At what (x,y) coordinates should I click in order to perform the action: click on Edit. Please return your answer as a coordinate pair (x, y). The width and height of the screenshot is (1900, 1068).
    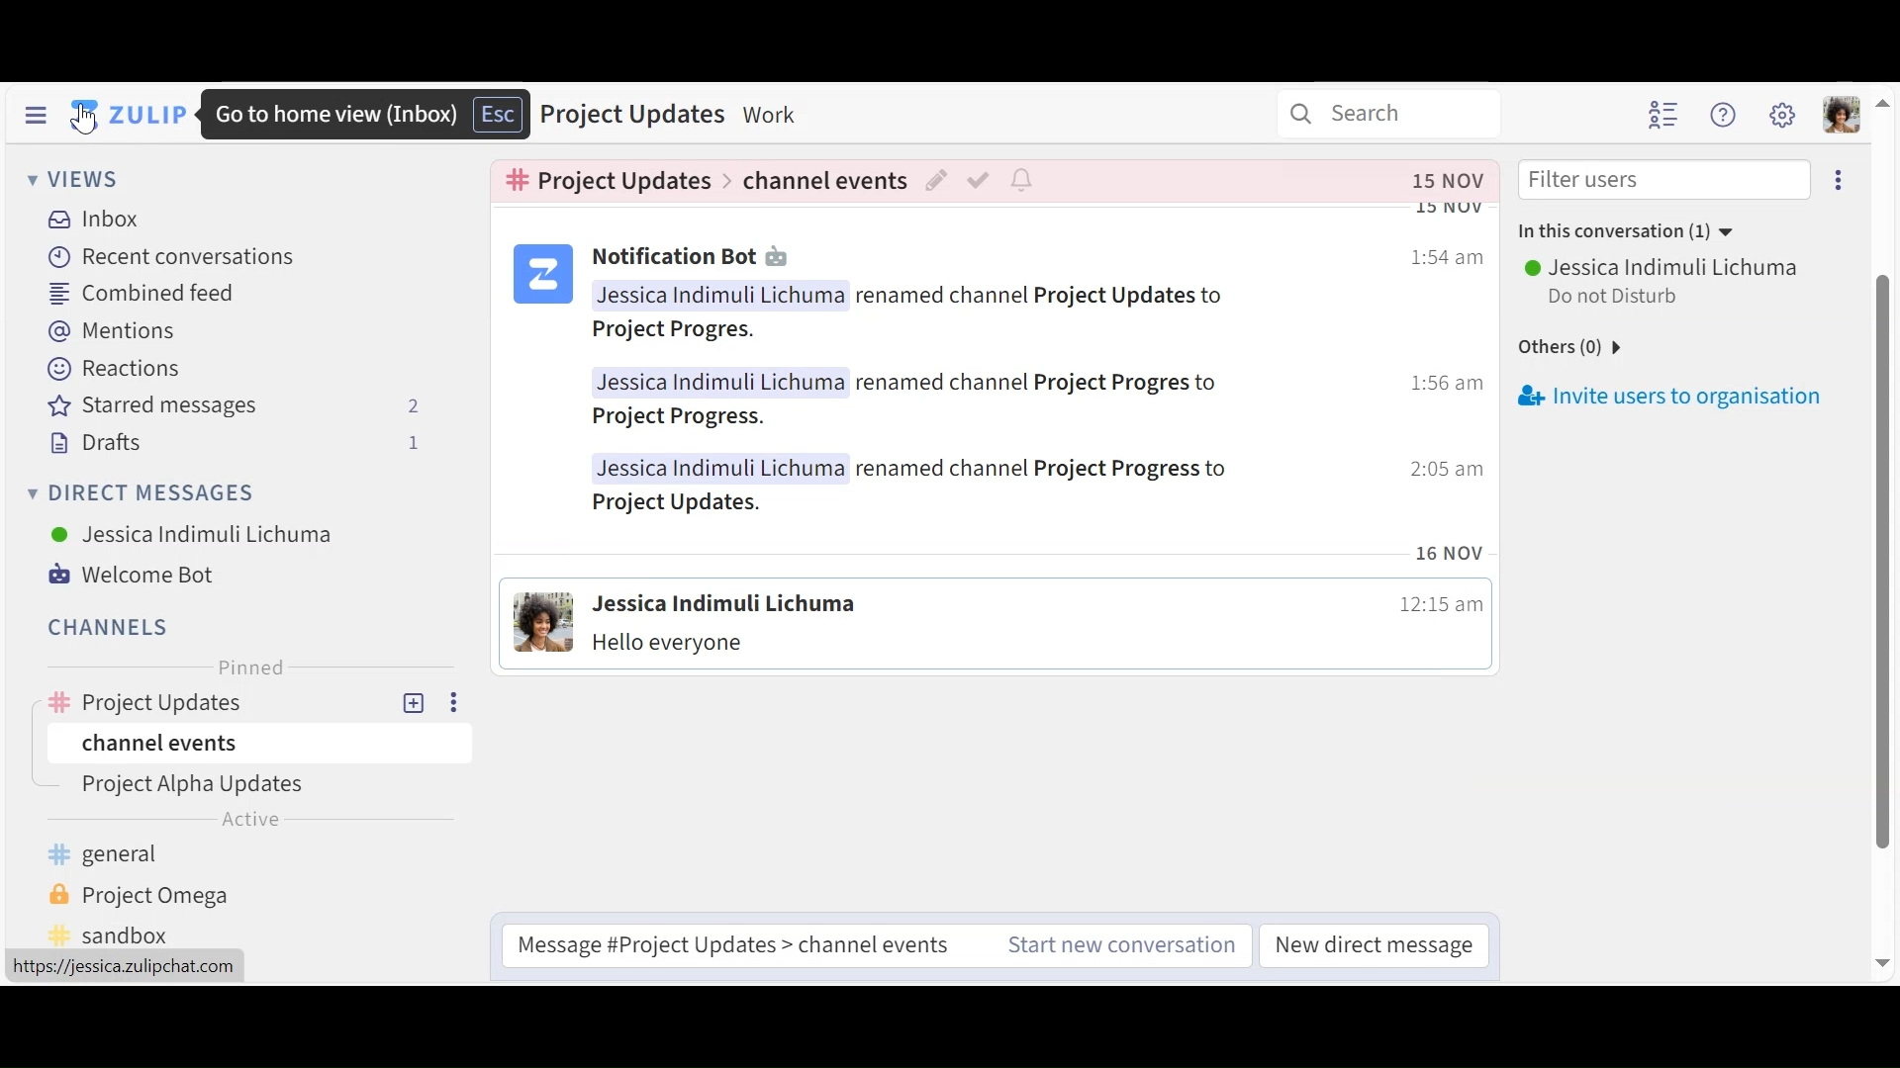
    Looking at the image, I should click on (937, 182).